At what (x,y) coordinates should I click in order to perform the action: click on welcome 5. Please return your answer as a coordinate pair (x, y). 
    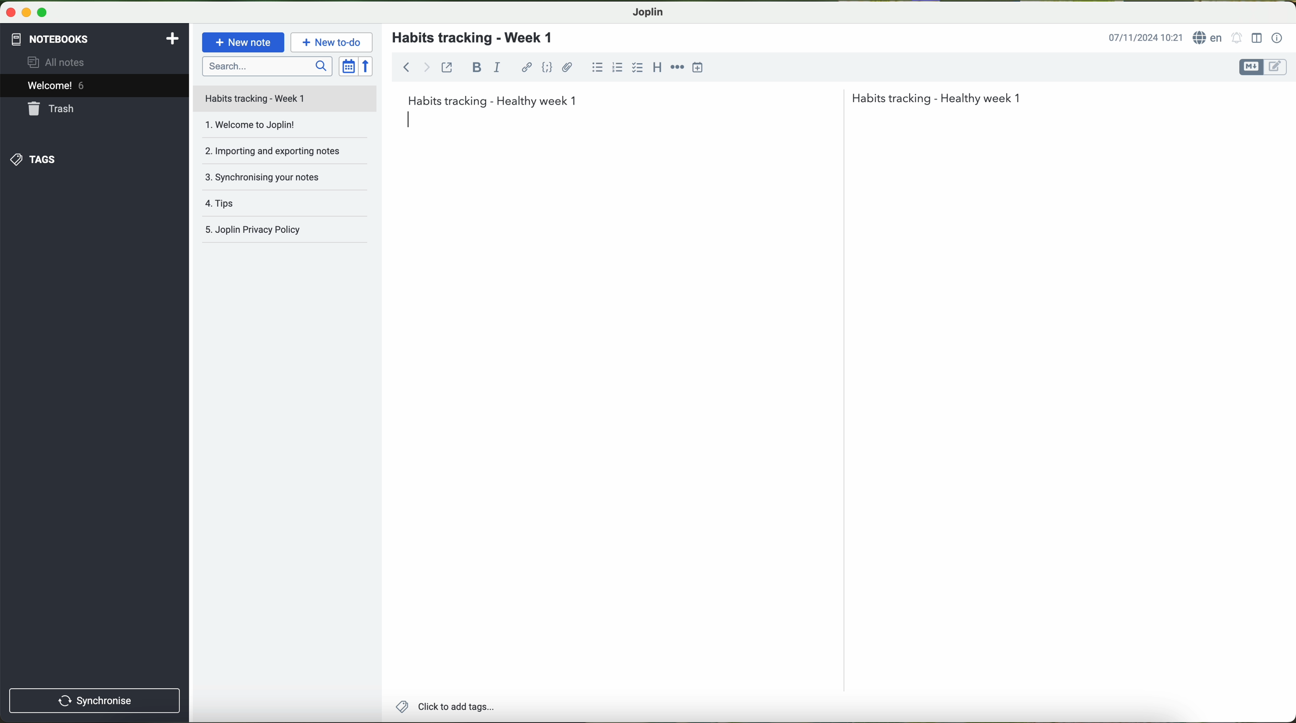
    Looking at the image, I should click on (56, 85).